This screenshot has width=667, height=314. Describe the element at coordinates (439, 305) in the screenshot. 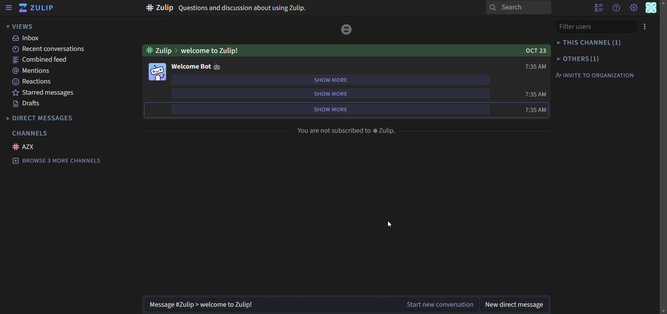

I see `tart new coversation` at that location.